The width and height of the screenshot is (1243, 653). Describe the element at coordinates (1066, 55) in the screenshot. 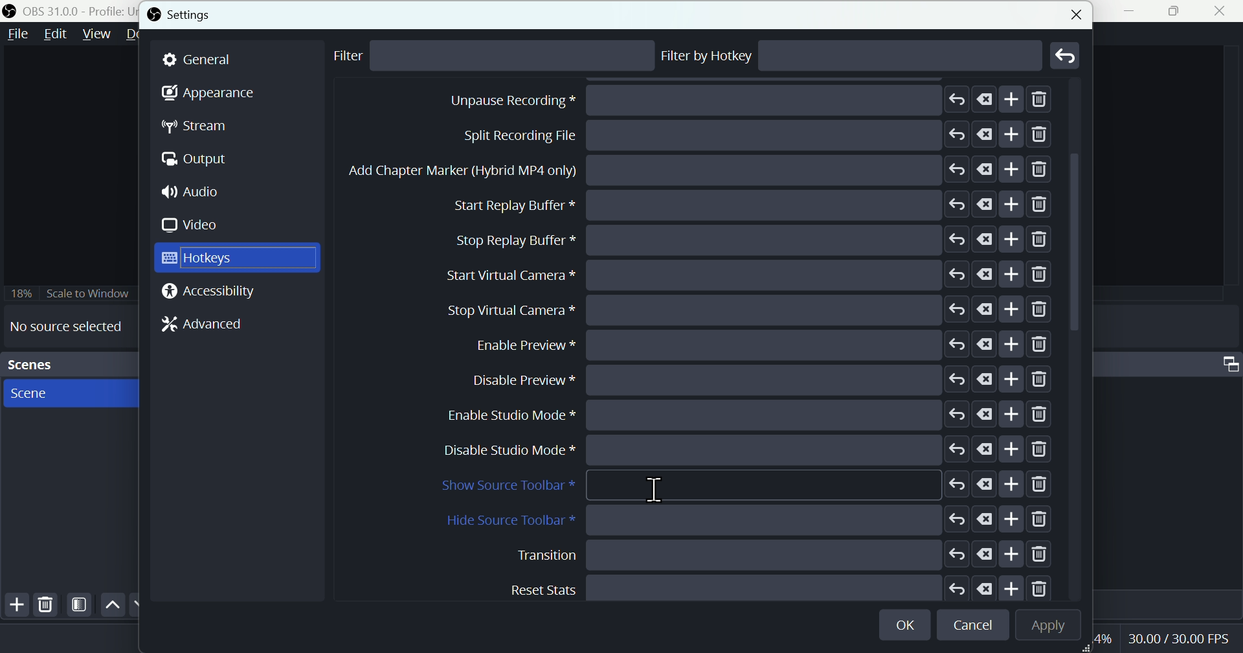

I see `Go back` at that location.